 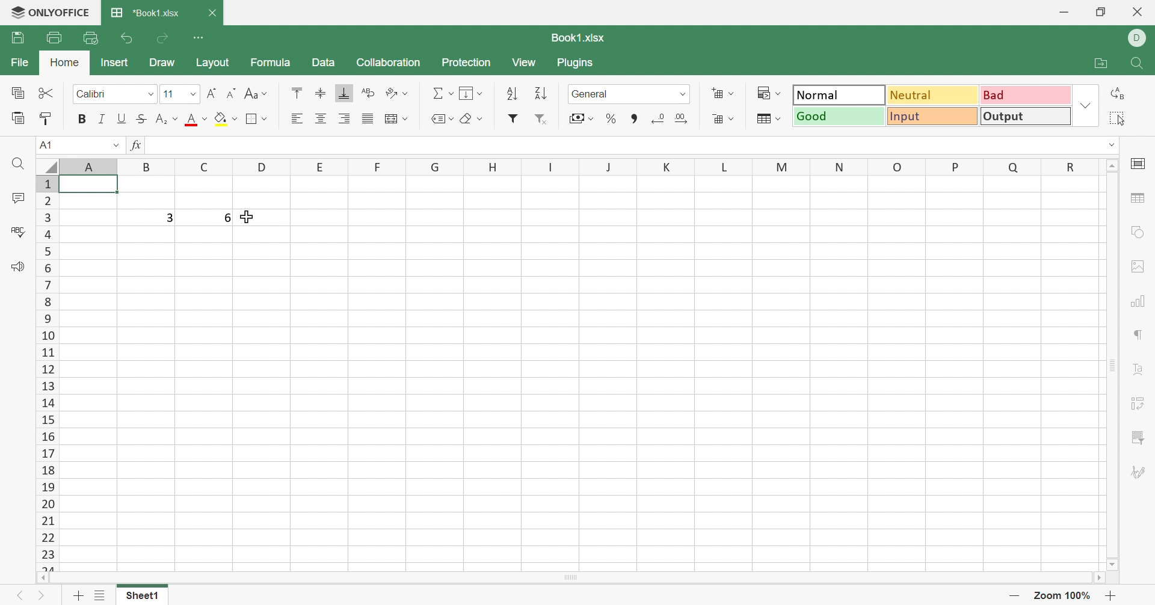 What do you see at coordinates (1140, 335) in the screenshot?
I see `Paragraph settings` at bounding box center [1140, 335].